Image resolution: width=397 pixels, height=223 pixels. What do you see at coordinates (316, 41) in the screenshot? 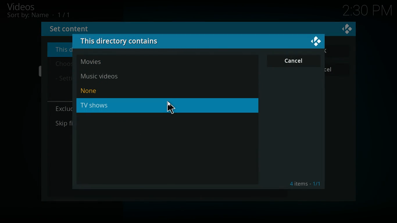
I see `kodi logo` at bounding box center [316, 41].